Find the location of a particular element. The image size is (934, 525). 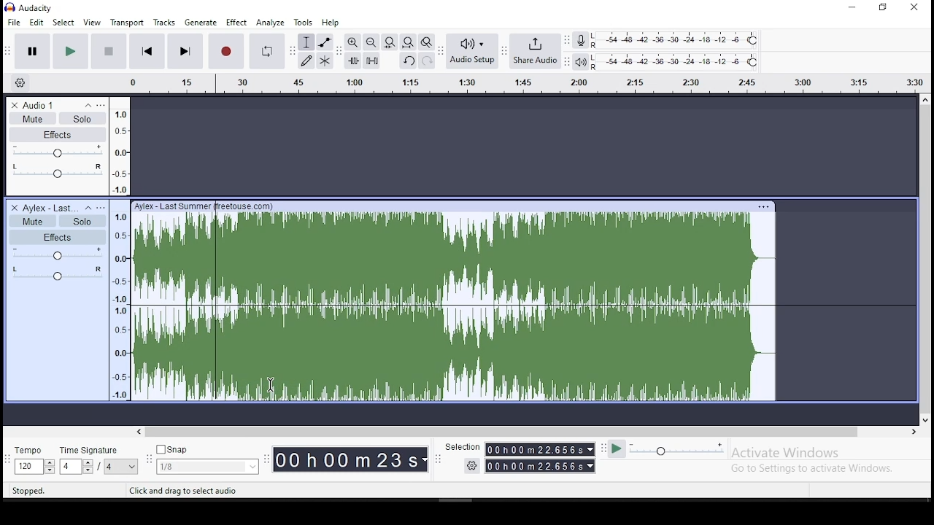

R is located at coordinates (597, 67).